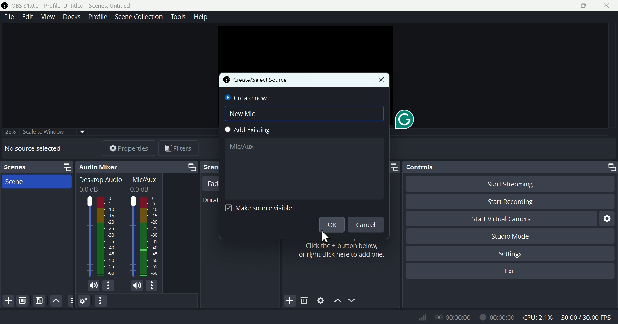  What do you see at coordinates (352, 301) in the screenshot?
I see `Down` at bounding box center [352, 301].